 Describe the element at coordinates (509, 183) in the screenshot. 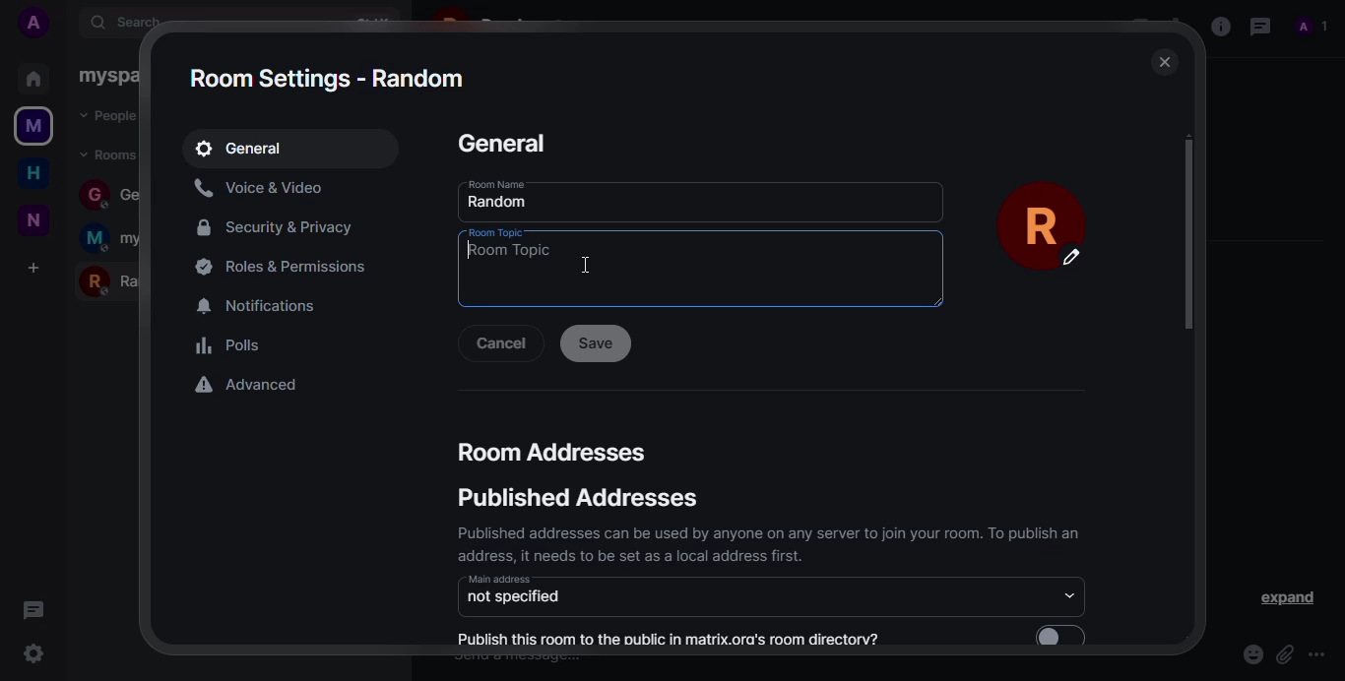

I see `room name` at that location.